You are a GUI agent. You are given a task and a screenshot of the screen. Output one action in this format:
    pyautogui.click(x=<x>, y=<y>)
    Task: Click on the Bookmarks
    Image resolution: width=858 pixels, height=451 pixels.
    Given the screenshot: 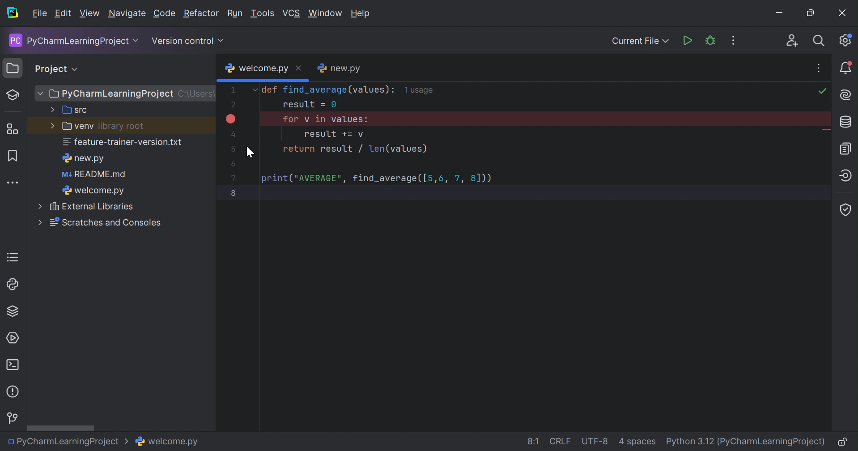 What is the action you would take?
    pyautogui.click(x=14, y=156)
    